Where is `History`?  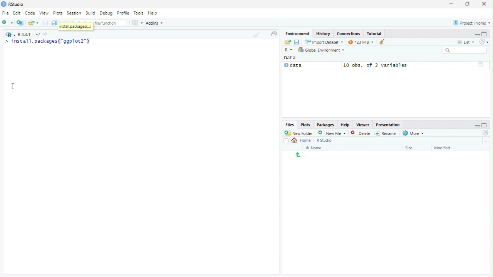 History is located at coordinates (322, 33).